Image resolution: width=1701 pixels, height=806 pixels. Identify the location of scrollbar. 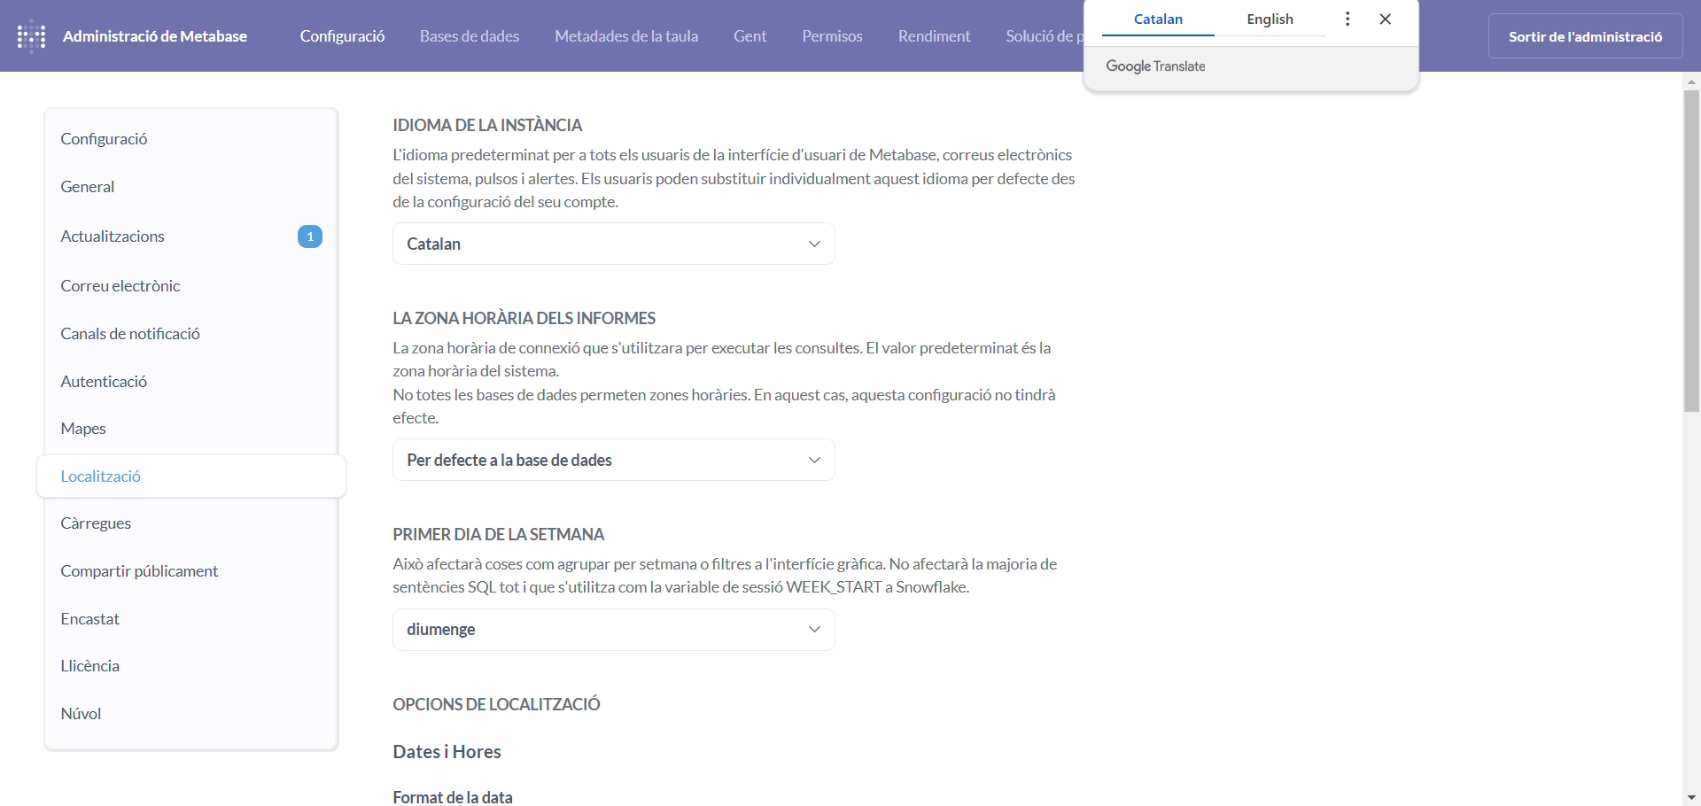
(1690, 281).